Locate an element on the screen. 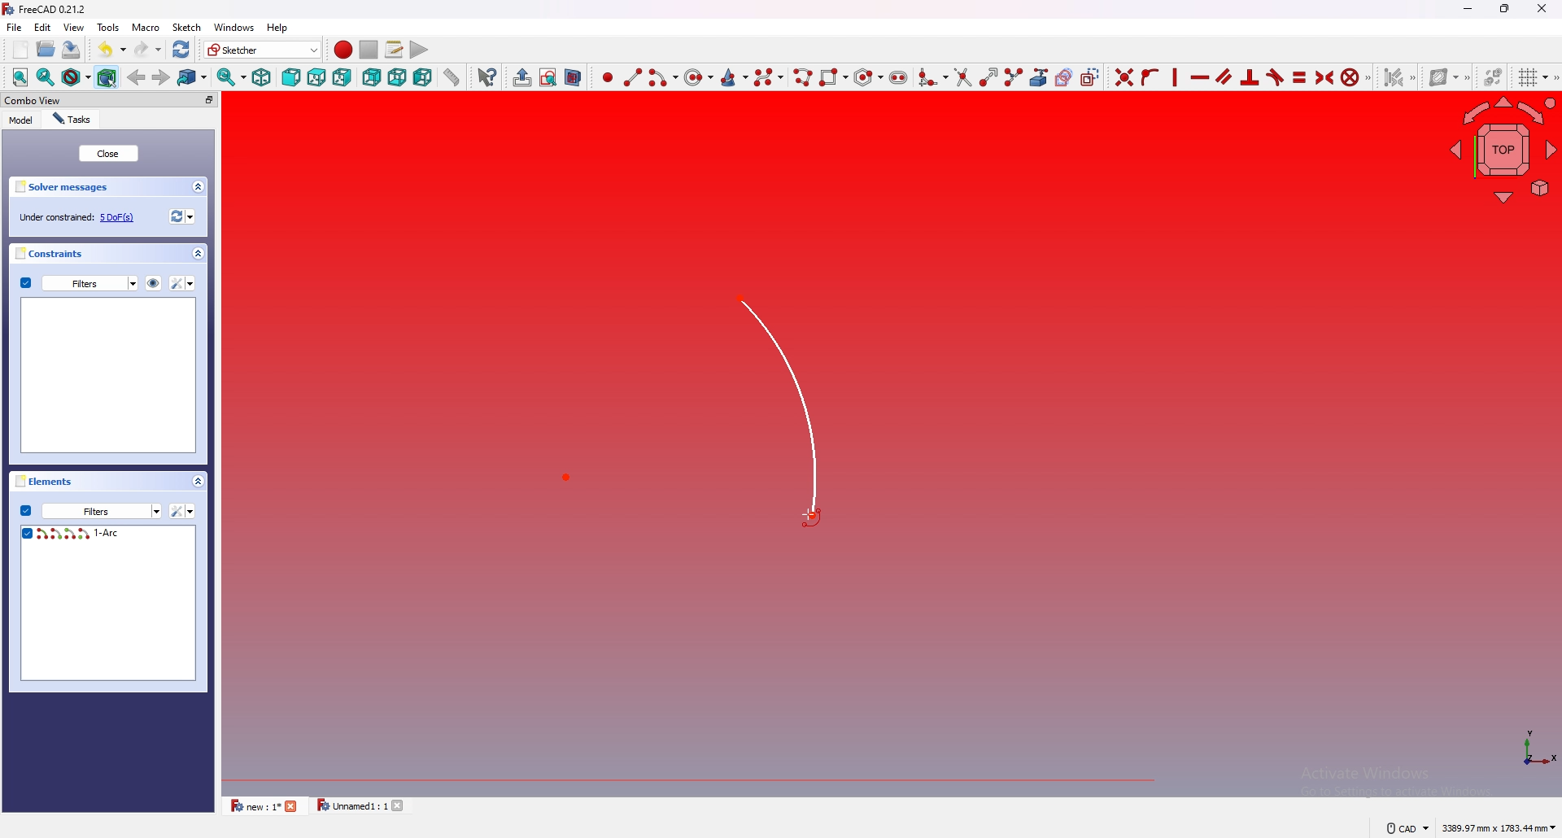  Sketch is located at coordinates (185, 27).